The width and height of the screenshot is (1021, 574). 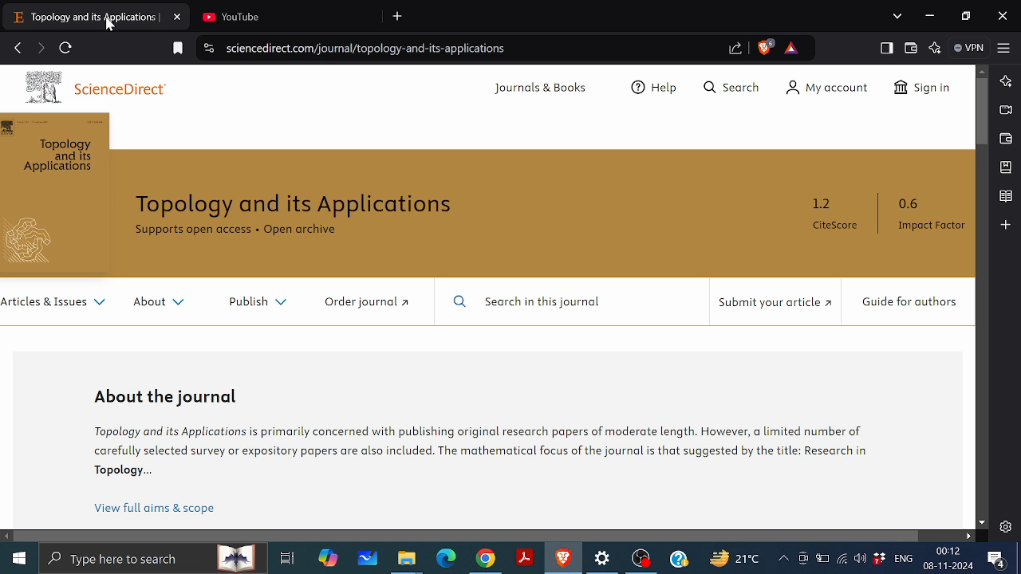 What do you see at coordinates (887, 48) in the screenshot?
I see `Show sidebar` at bounding box center [887, 48].